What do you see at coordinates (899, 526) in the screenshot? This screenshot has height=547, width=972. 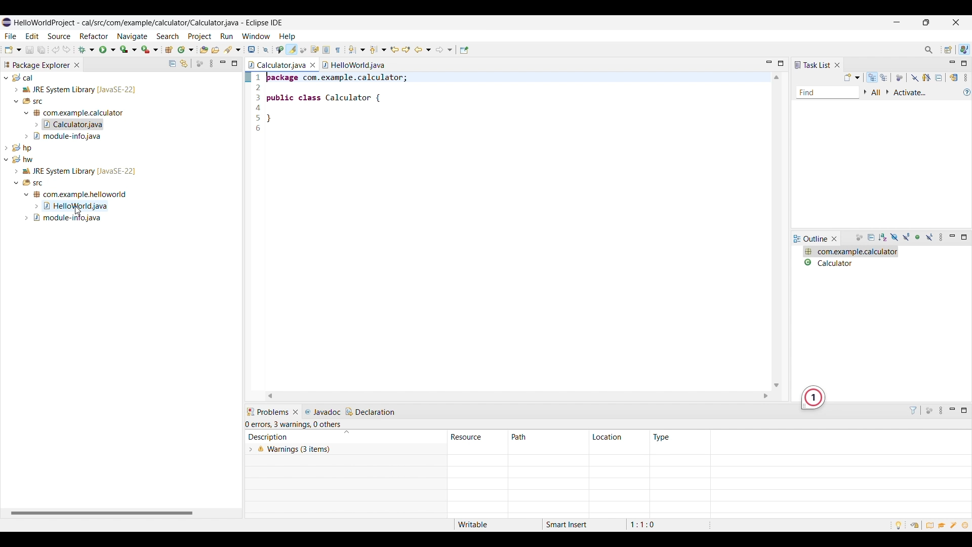 I see `Tip of the day` at bounding box center [899, 526].